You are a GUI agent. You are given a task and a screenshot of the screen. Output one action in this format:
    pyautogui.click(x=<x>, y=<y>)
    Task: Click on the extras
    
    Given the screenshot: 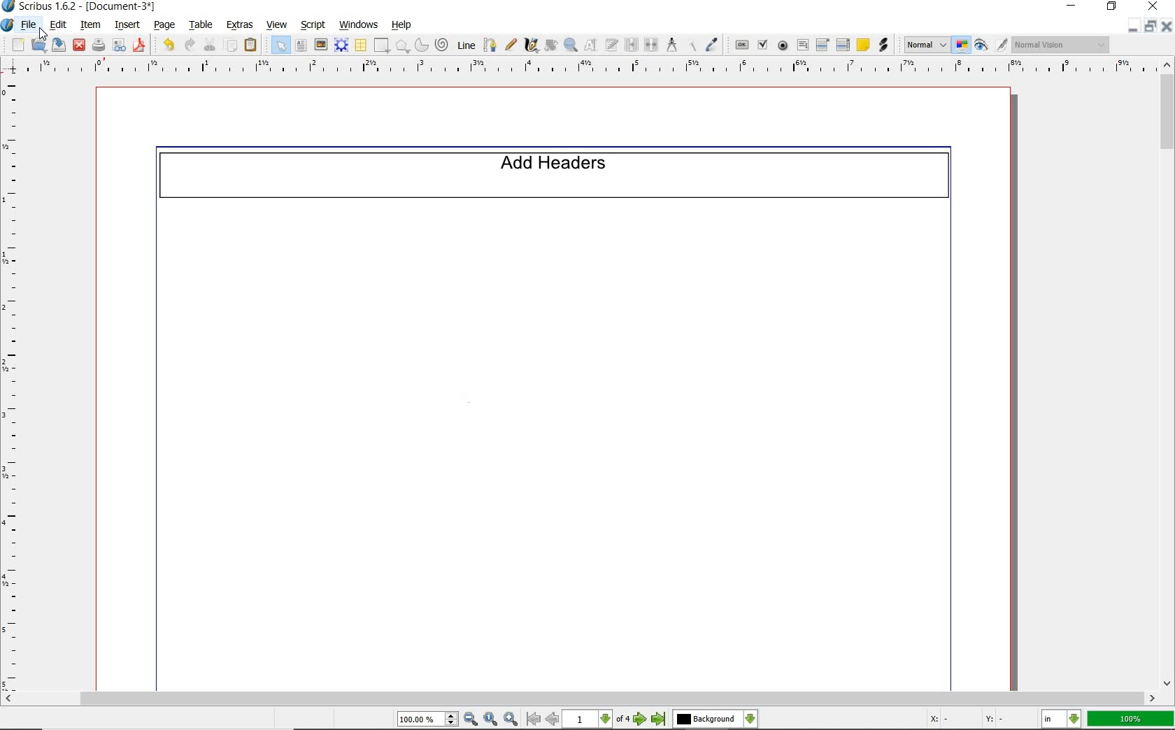 What is the action you would take?
    pyautogui.click(x=241, y=24)
    